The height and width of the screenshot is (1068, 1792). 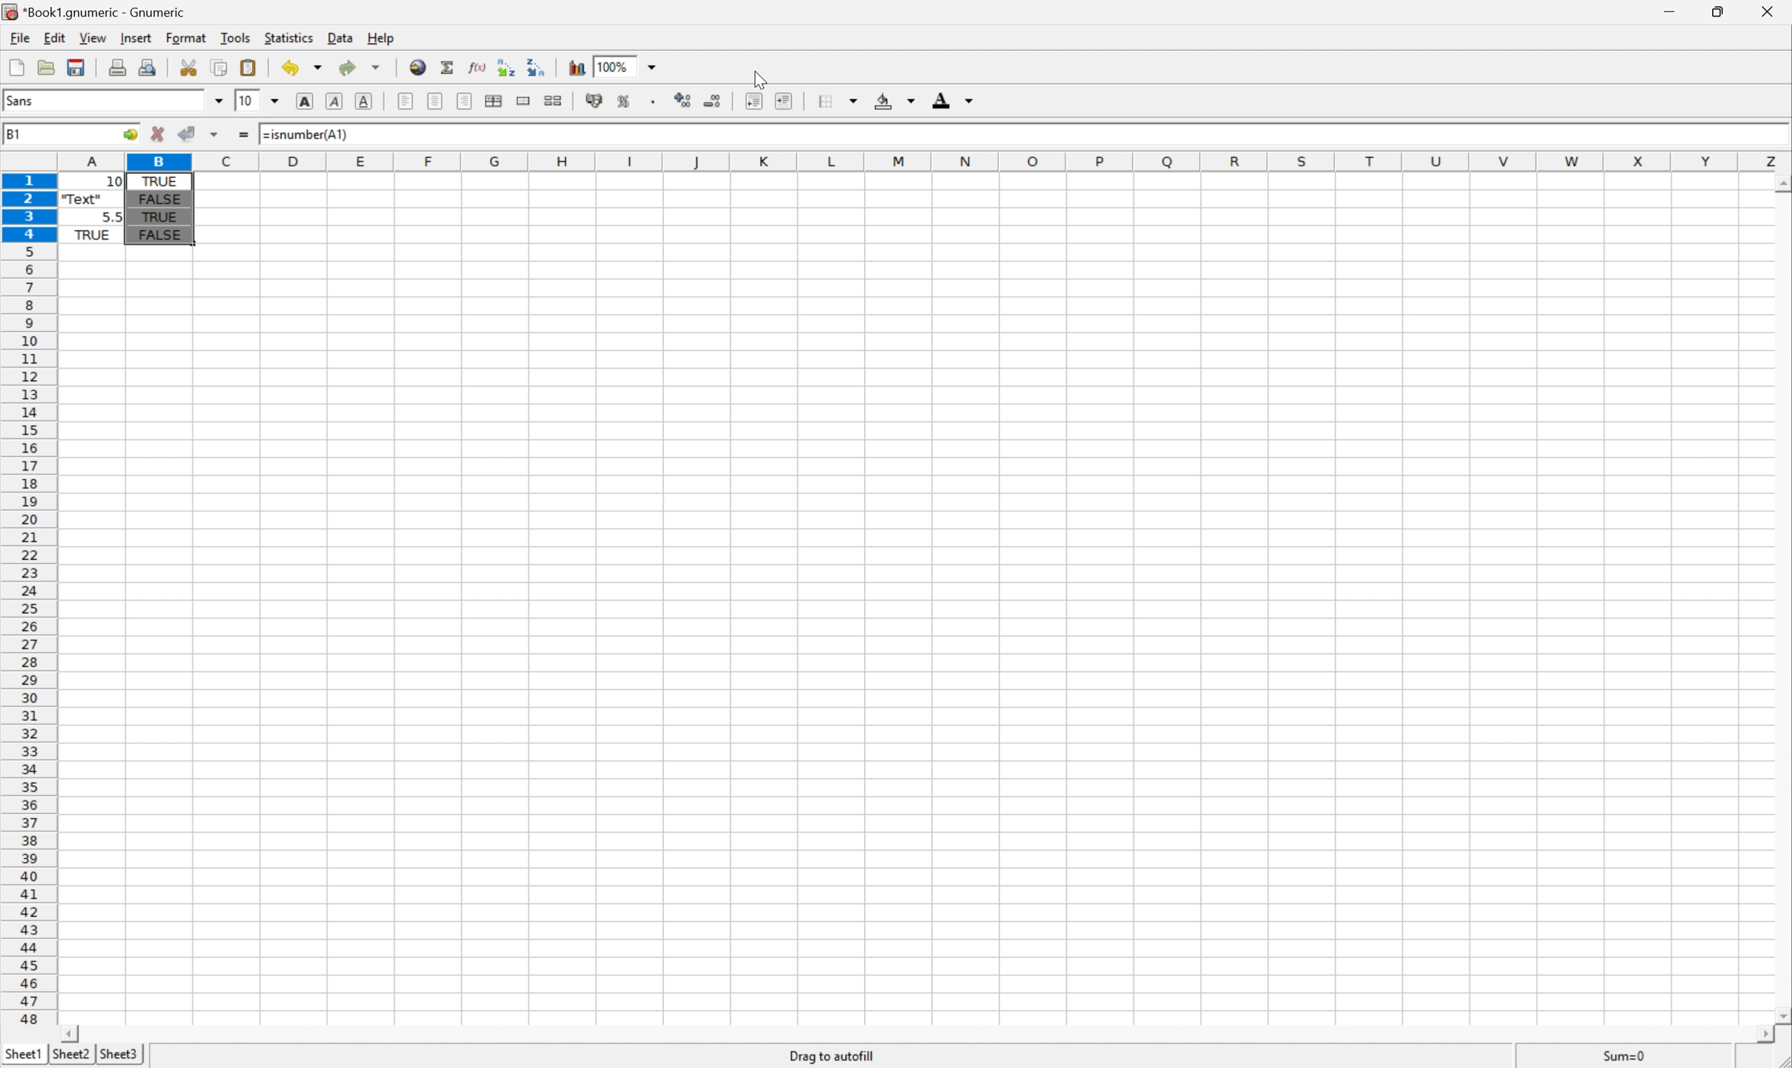 What do you see at coordinates (1780, 183) in the screenshot?
I see `Scroll Down` at bounding box center [1780, 183].